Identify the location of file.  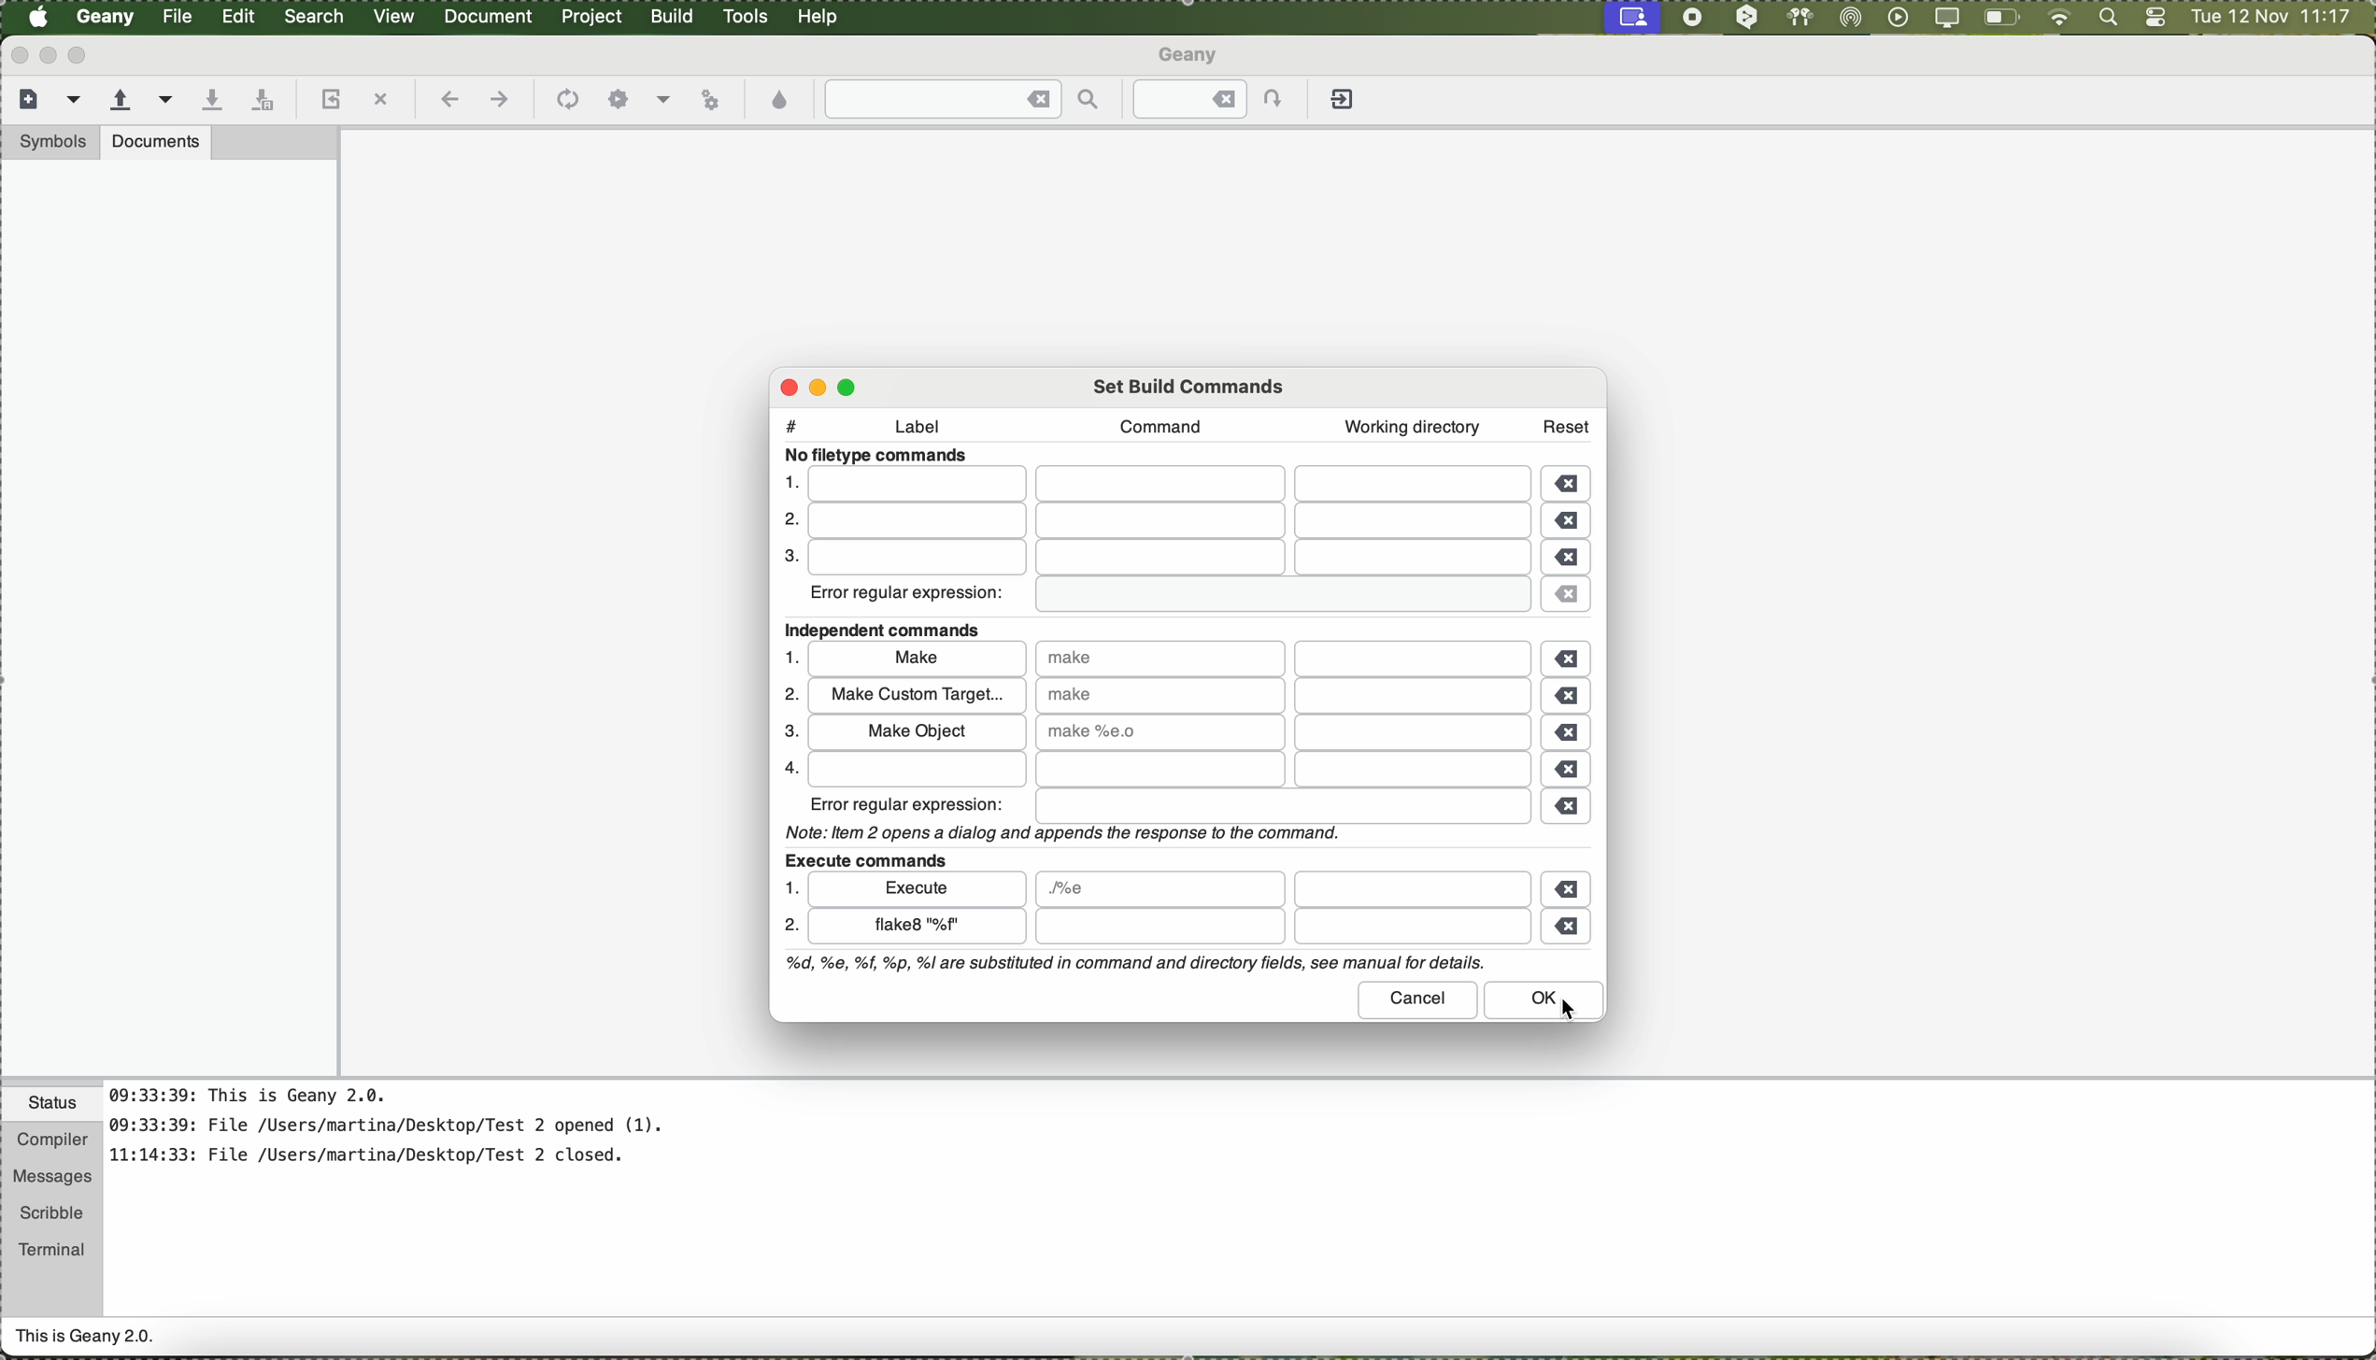
(1174, 771).